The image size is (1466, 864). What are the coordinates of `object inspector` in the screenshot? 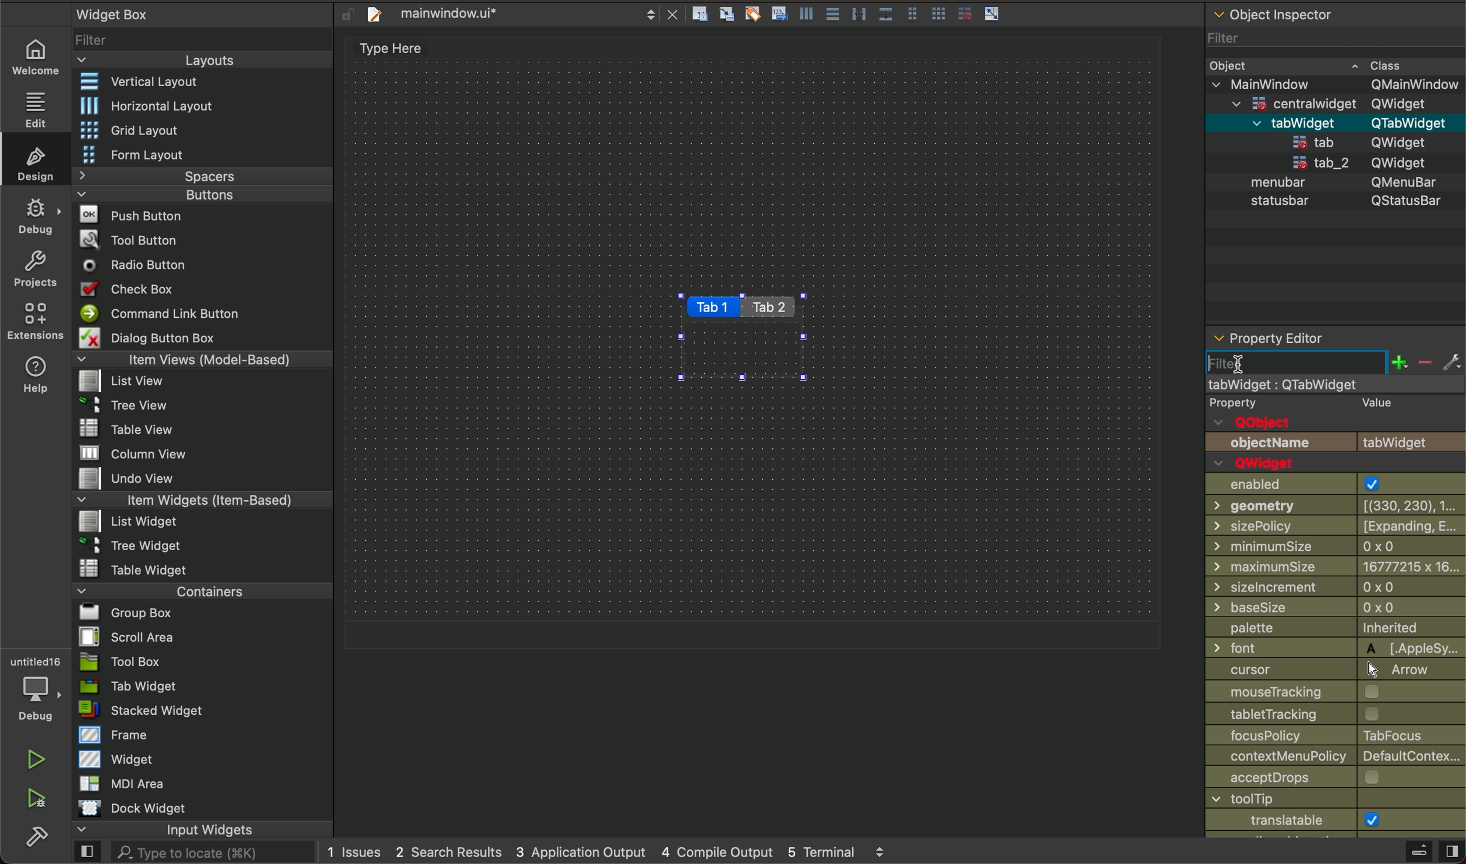 It's located at (1336, 17).